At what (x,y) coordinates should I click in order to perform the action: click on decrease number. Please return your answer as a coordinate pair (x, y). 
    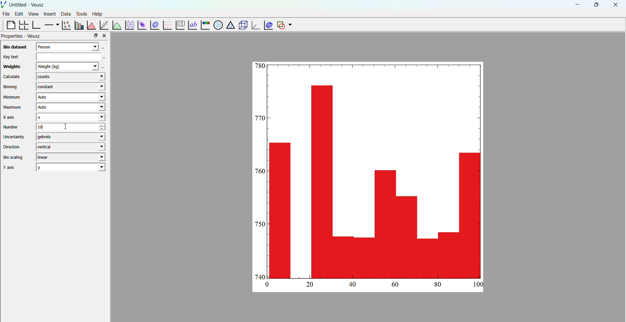
    Looking at the image, I should click on (106, 129).